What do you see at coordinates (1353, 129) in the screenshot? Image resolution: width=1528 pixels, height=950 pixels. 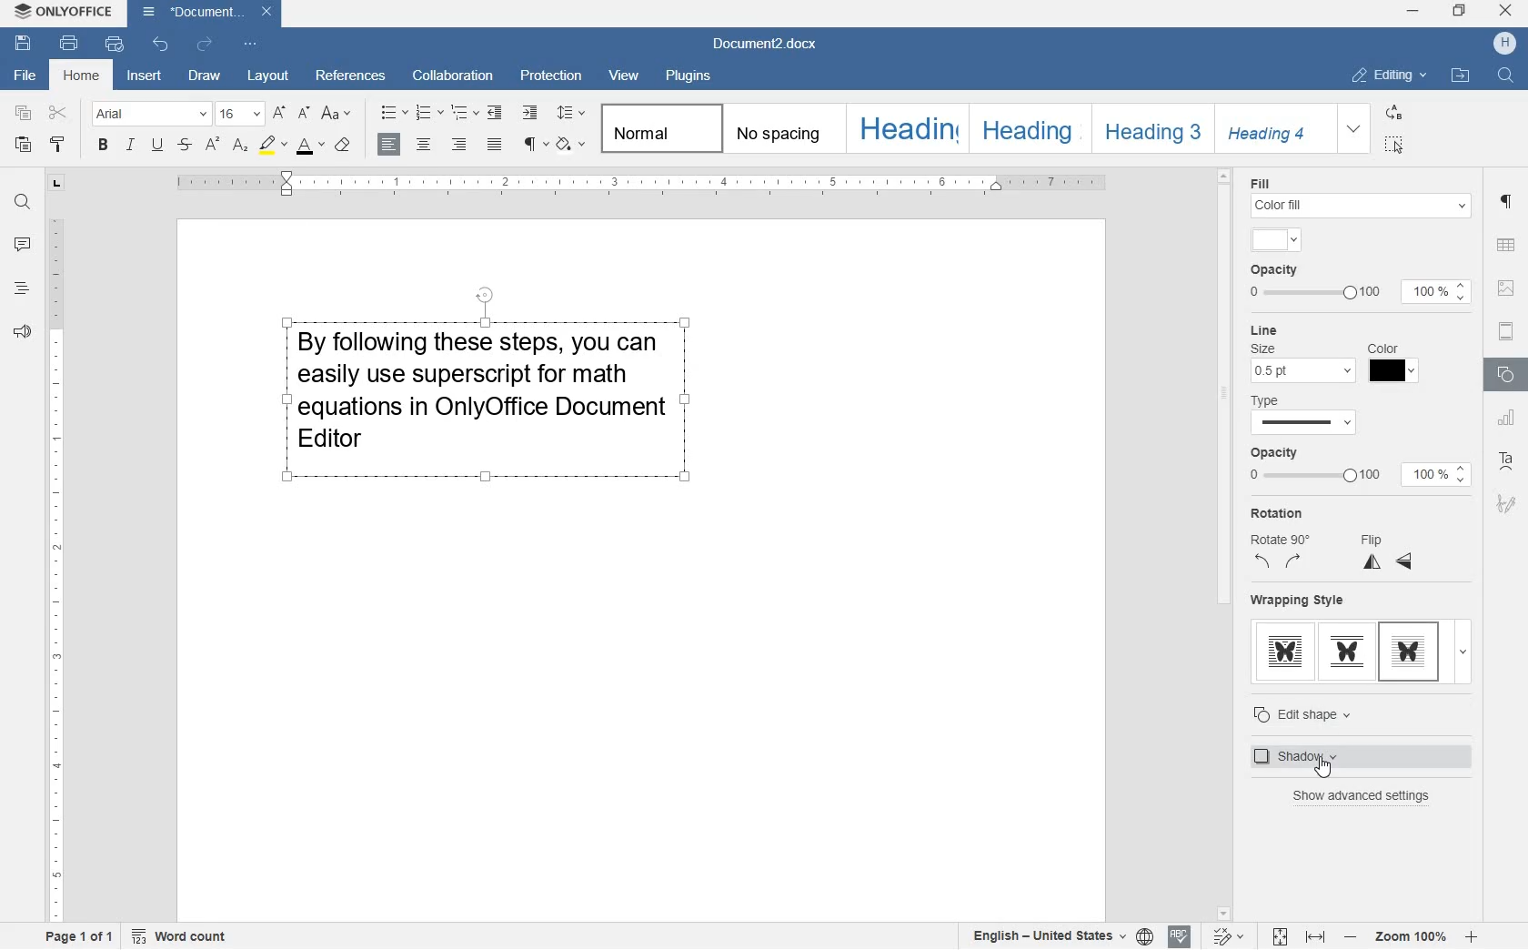 I see `EXPAND FORMATTING STYLE` at bounding box center [1353, 129].